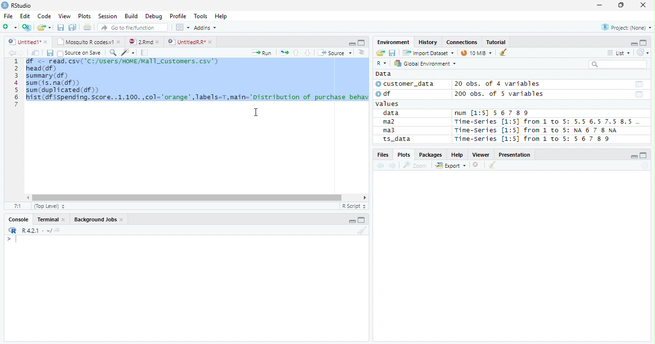 The image size is (655, 344). Describe the element at coordinates (202, 15) in the screenshot. I see `Tools` at that location.